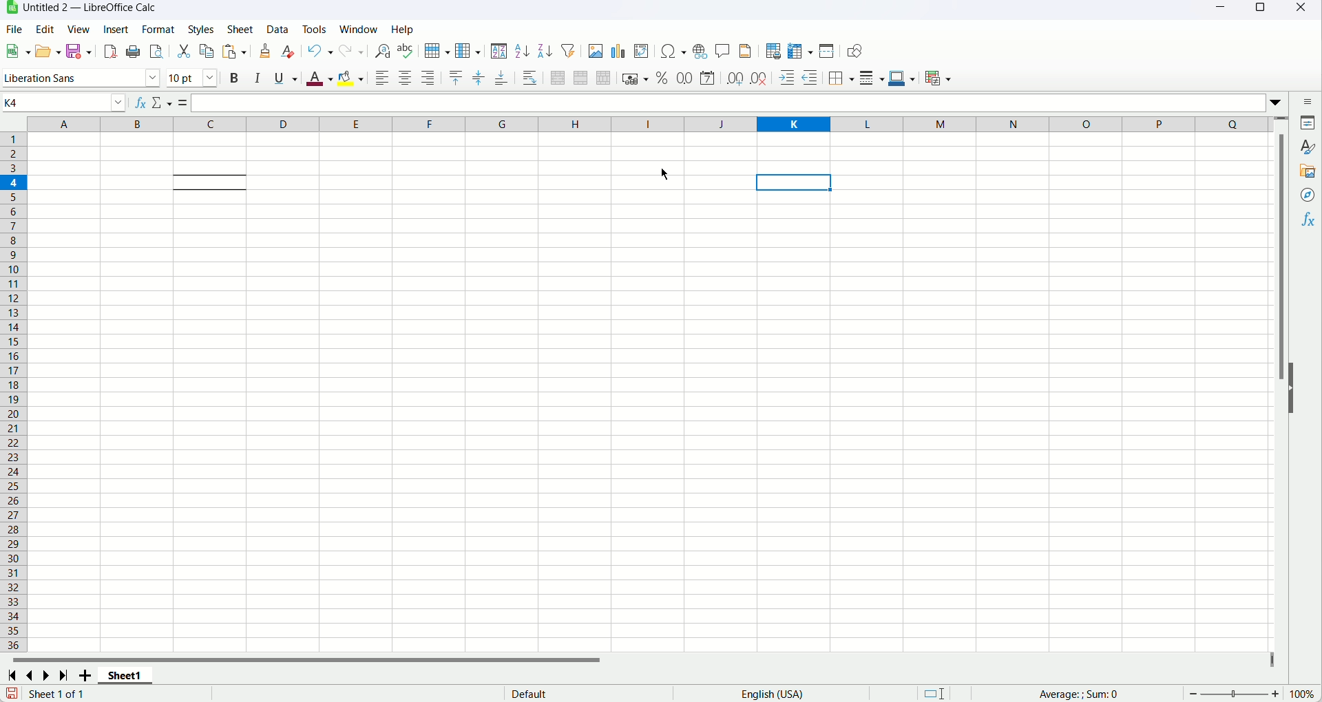 The width and height of the screenshot is (1322, 702). Describe the element at coordinates (759, 79) in the screenshot. I see `Delete decimal place` at that location.